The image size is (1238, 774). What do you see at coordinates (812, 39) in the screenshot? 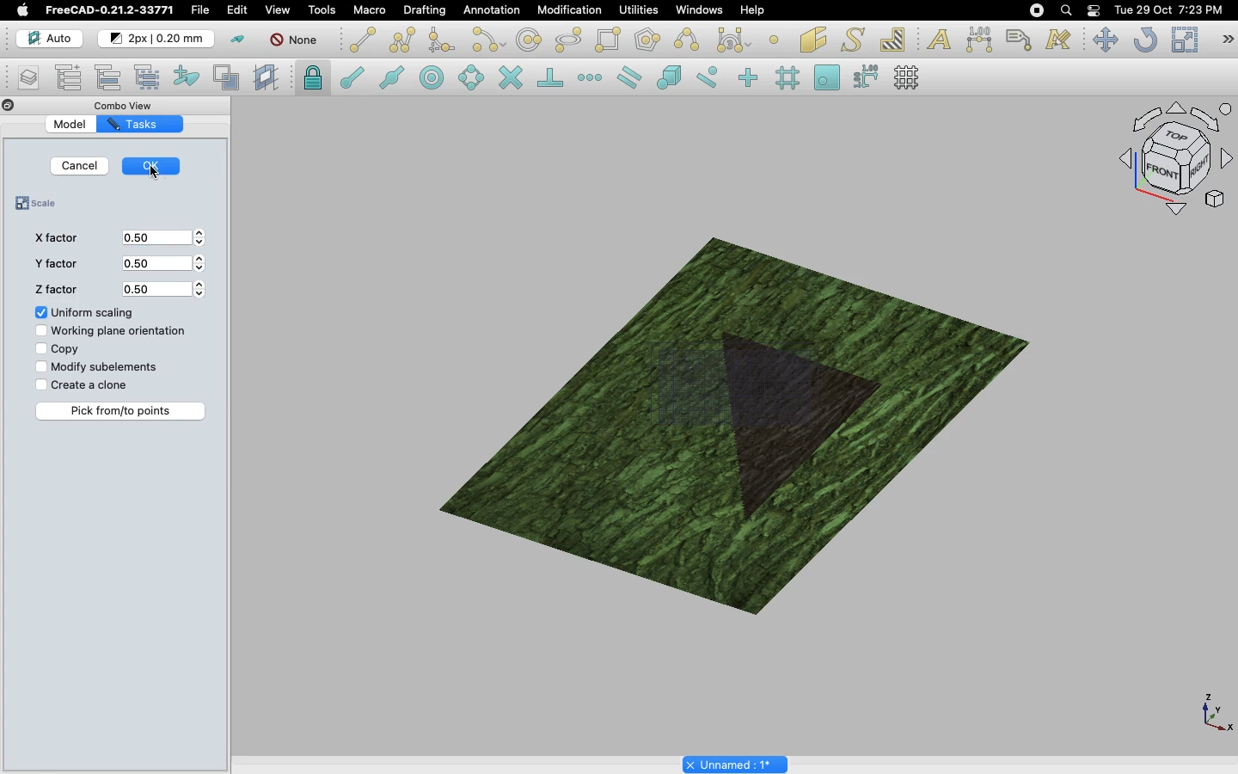
I see `Facebinder` at bounding box center [812, 39].